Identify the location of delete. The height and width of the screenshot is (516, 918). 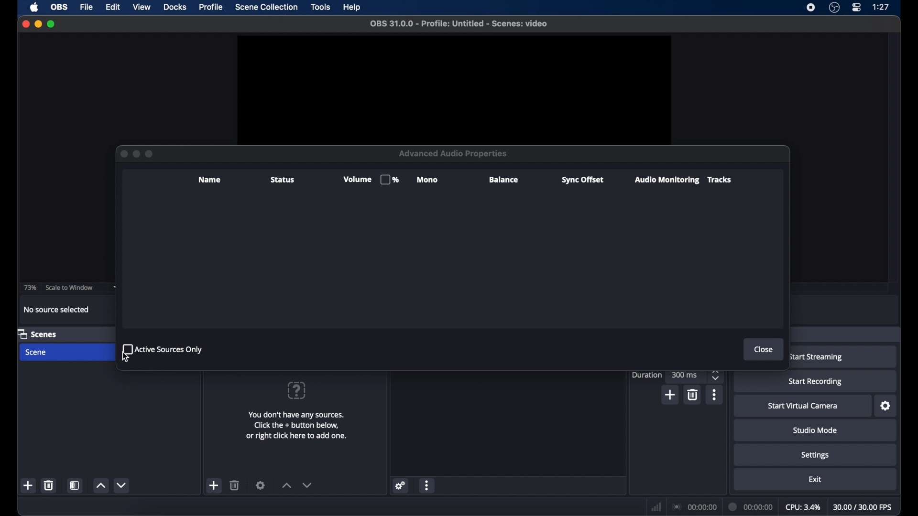
(235, 485).